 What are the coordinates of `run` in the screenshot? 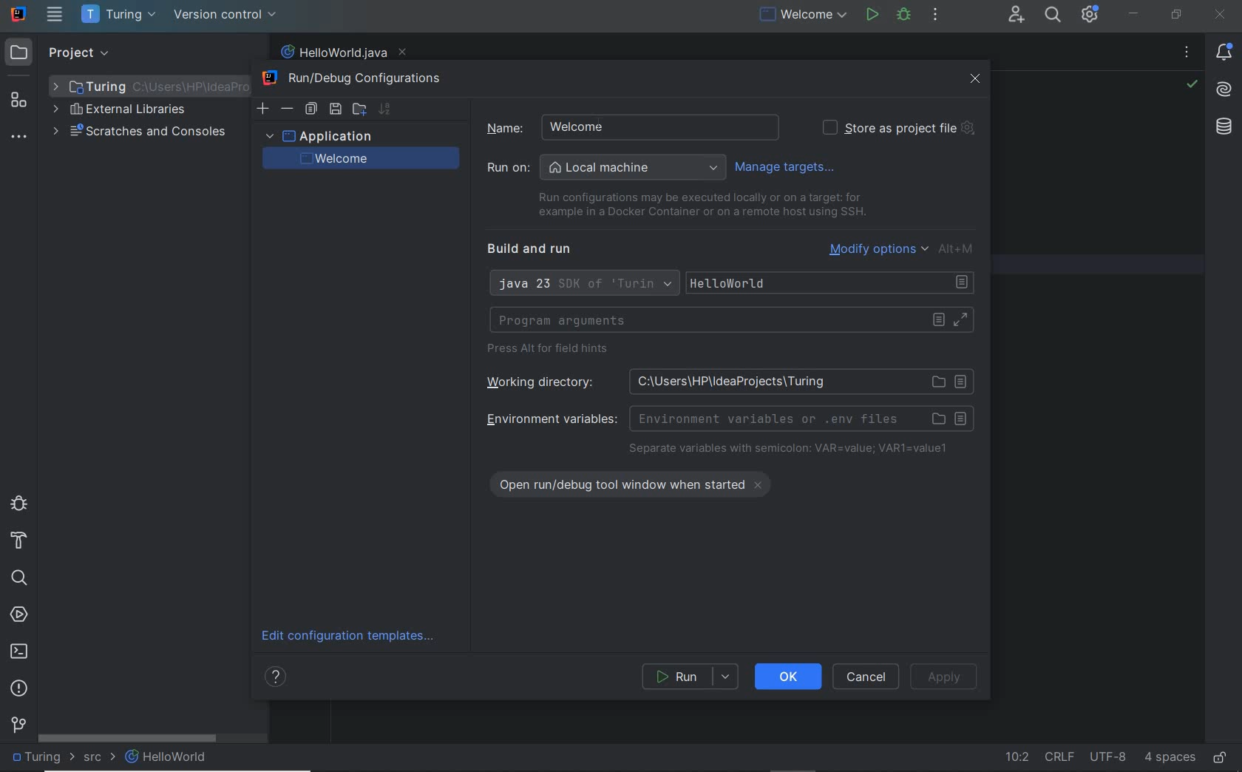 It's located at (691, 677).